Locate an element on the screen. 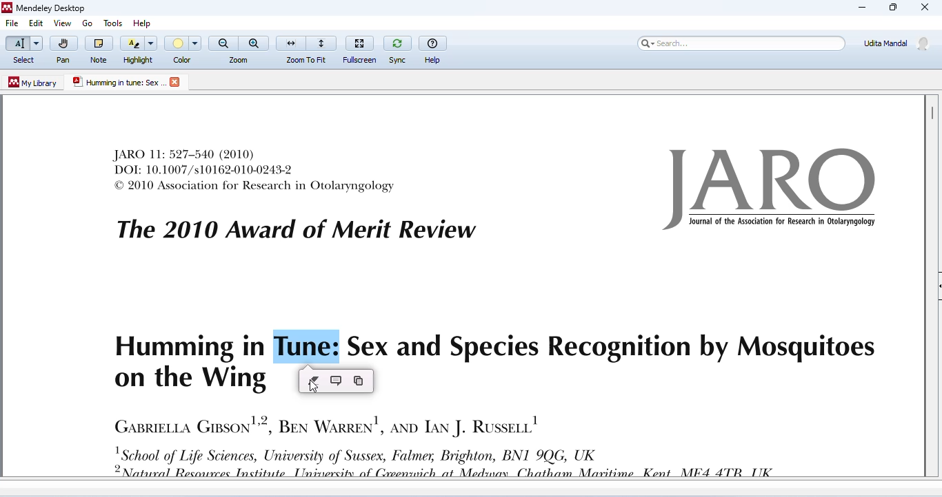  “School of Life Sciences, University of Sussex, Falmer, Brighton, BN1 9QG, UK is located at coordinates (457, 462).